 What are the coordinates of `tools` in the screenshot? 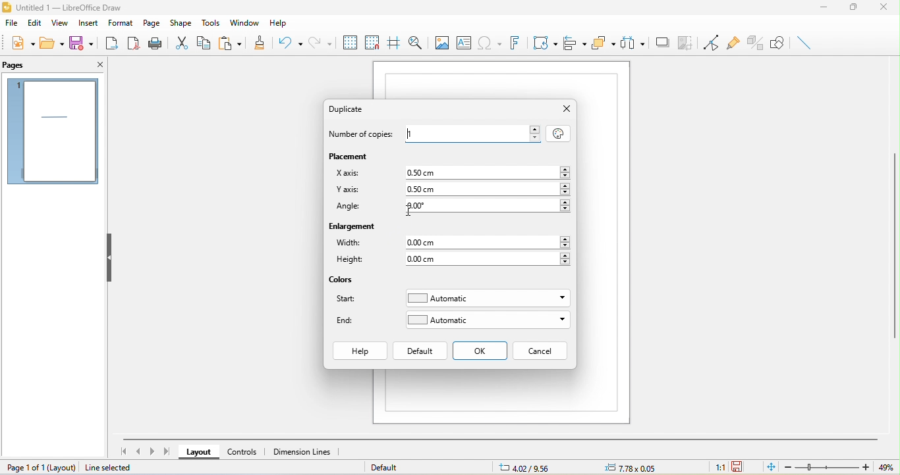 It's located at (212, 23).